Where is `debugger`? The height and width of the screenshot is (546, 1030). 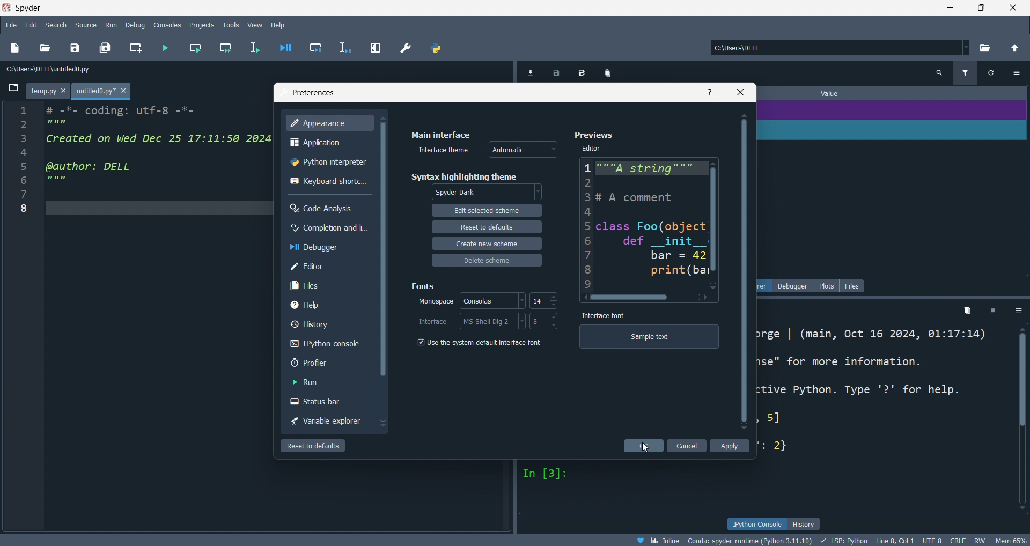
debugger is located at coordinates (797, 285).